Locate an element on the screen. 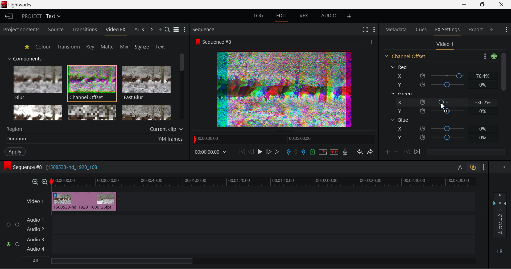  Colour is located at coordinates (43, 47).